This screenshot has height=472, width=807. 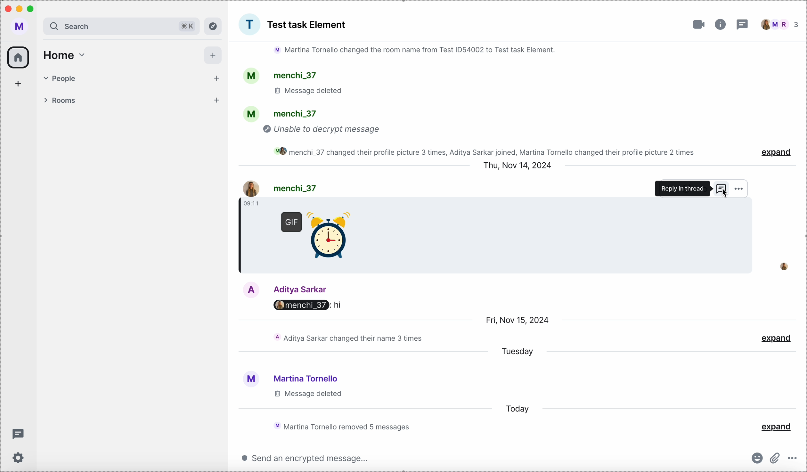 What do you see at coordinates (7, 8) in the screenshot?
I see `close program` at bounding box center [7, 8].